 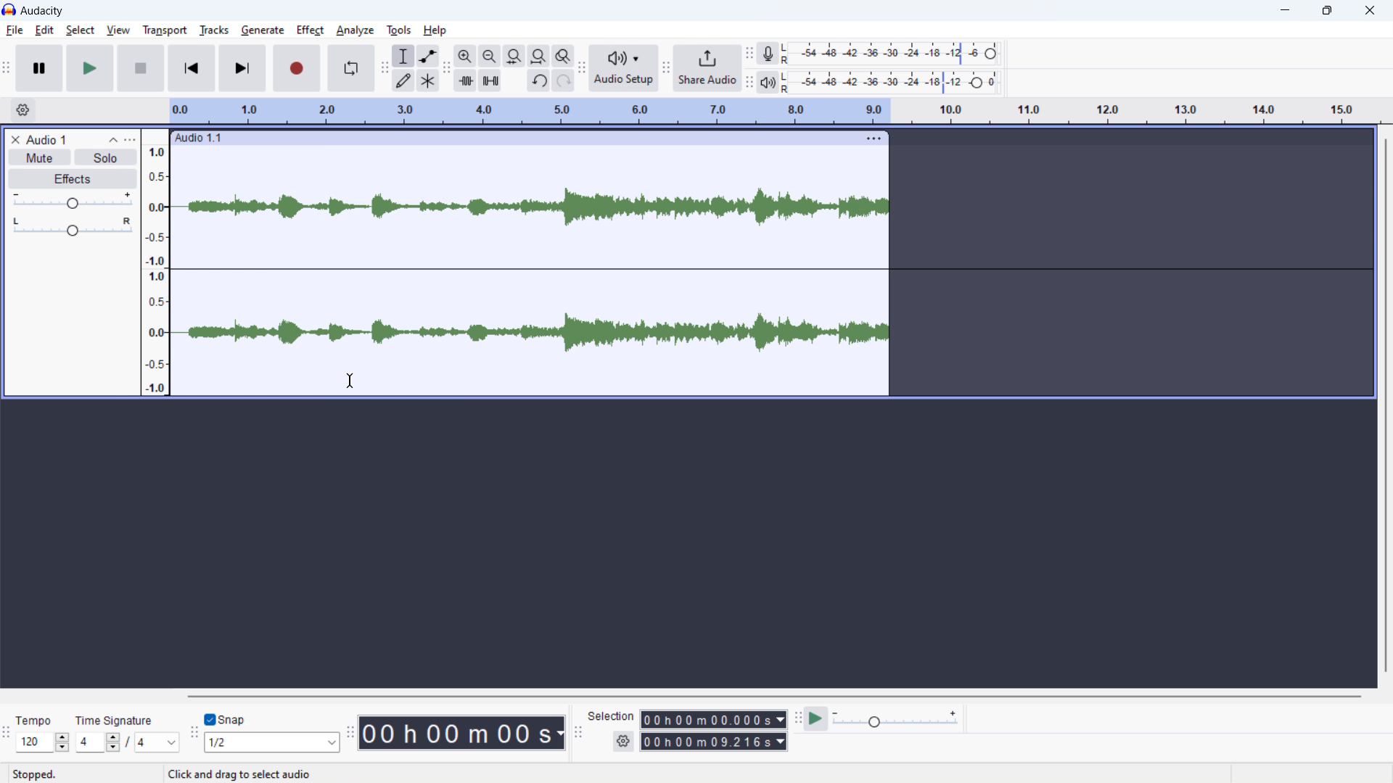 What do you see at coordinates (80, 30) in the screenshot?
I see `select` at bounding box center [80, 30].